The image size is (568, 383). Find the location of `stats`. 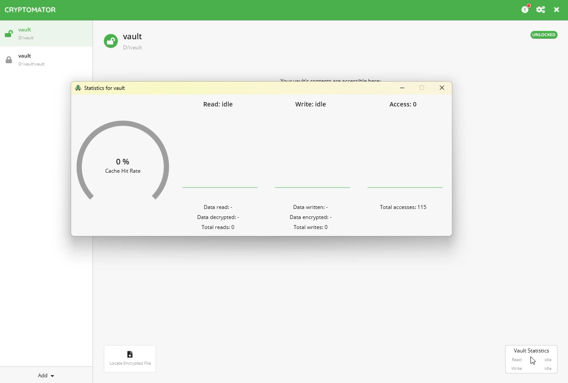

stats is located at coordinates (101, 87).